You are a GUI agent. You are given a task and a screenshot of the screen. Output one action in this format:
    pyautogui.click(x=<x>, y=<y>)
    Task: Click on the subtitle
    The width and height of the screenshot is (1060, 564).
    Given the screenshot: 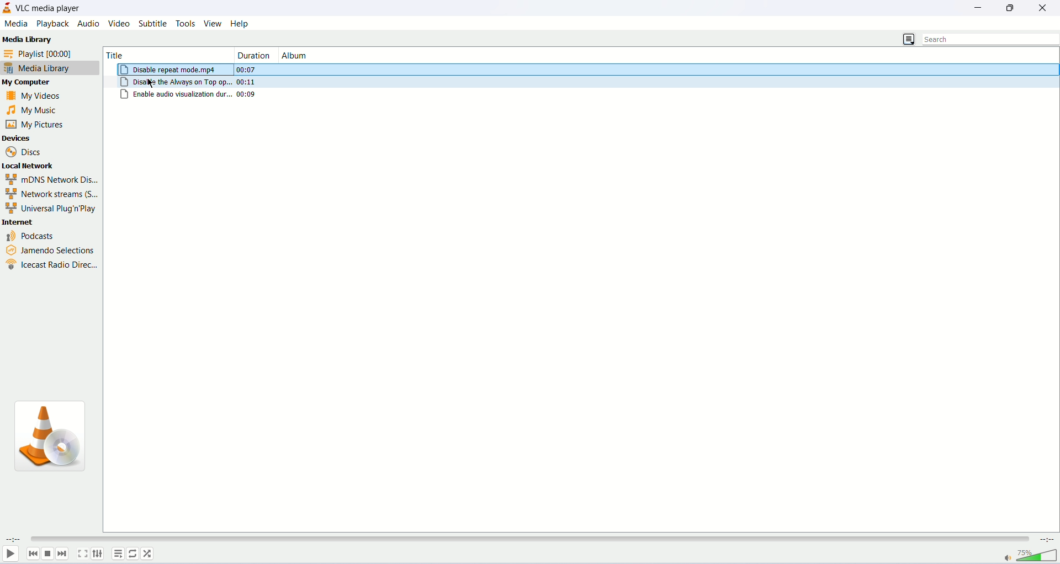 What is the action you would take?
    pyautogui.click(x=154, y=23)
    